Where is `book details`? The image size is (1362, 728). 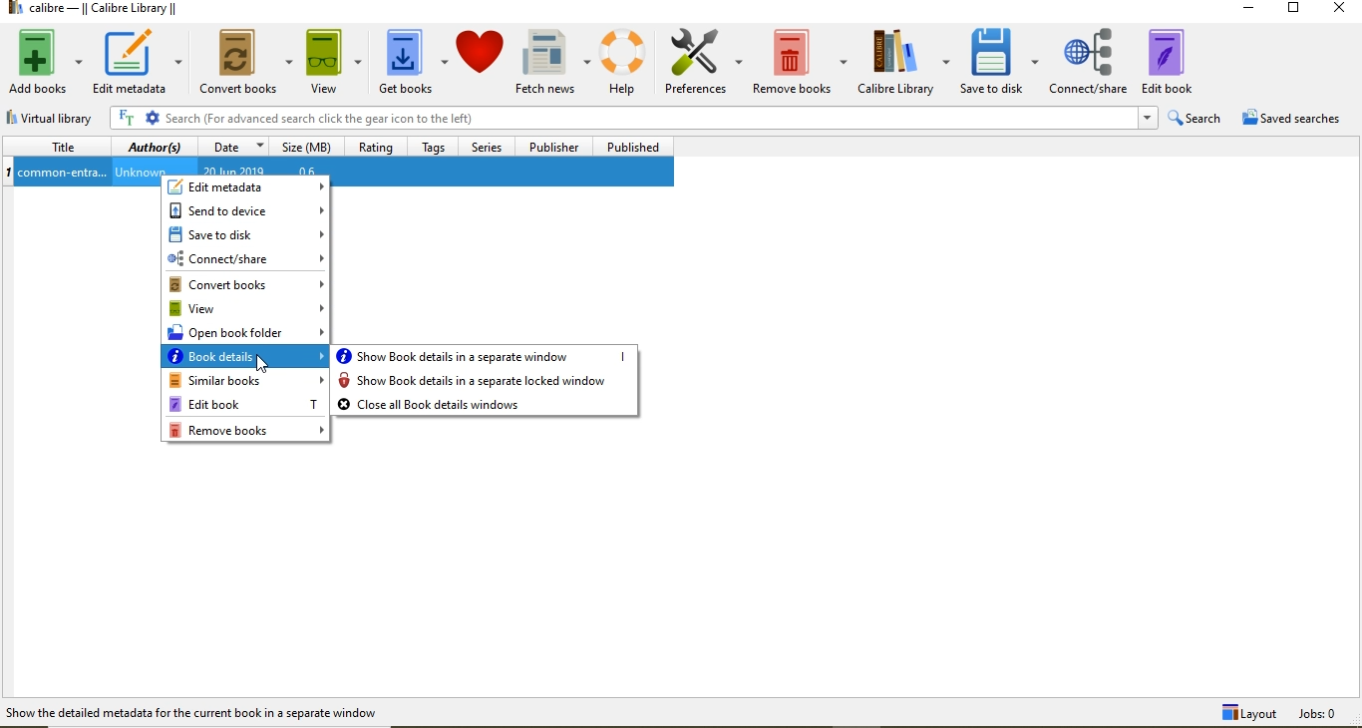 book details is located at coordinates (246, 359).